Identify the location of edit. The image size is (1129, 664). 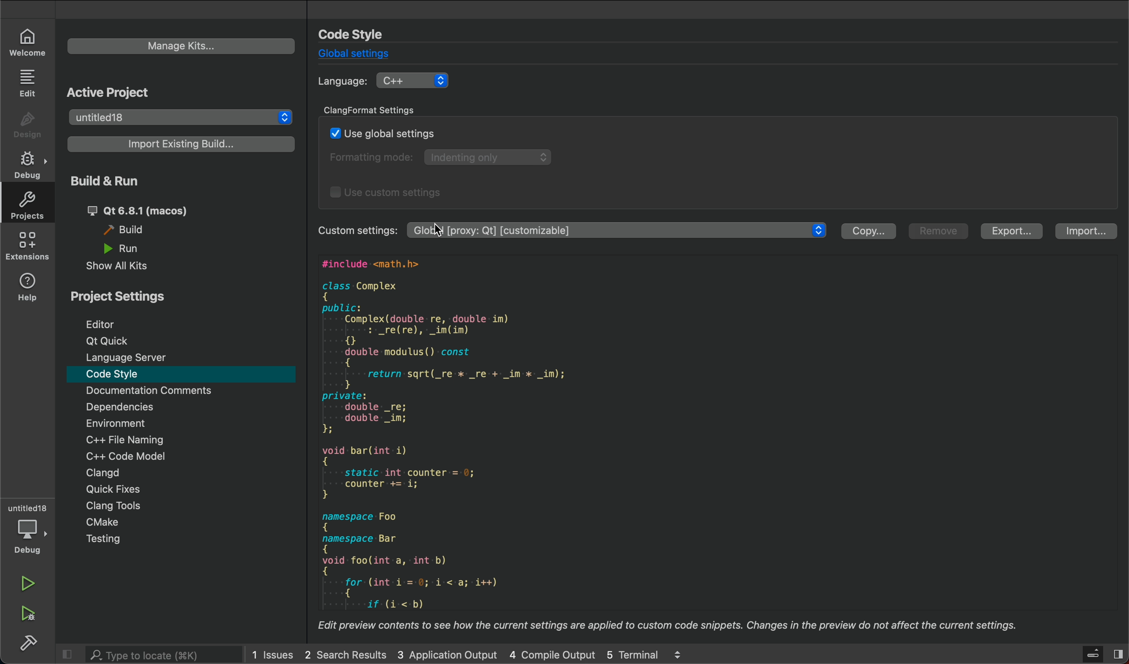
(28, 84).